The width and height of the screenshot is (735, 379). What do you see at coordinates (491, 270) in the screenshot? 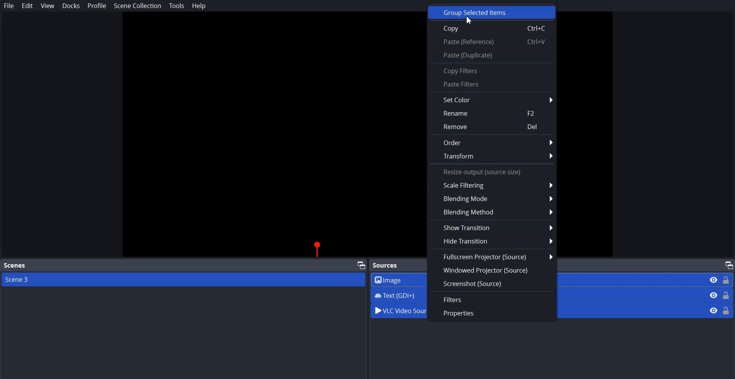
I see `Windowed Project` at bounding box center [491, 270].